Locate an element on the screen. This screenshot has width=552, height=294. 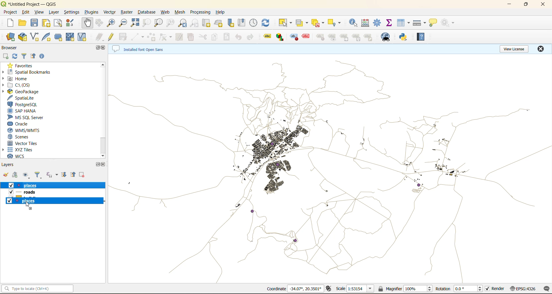
mesh layer is located at coordinates (72, 38).